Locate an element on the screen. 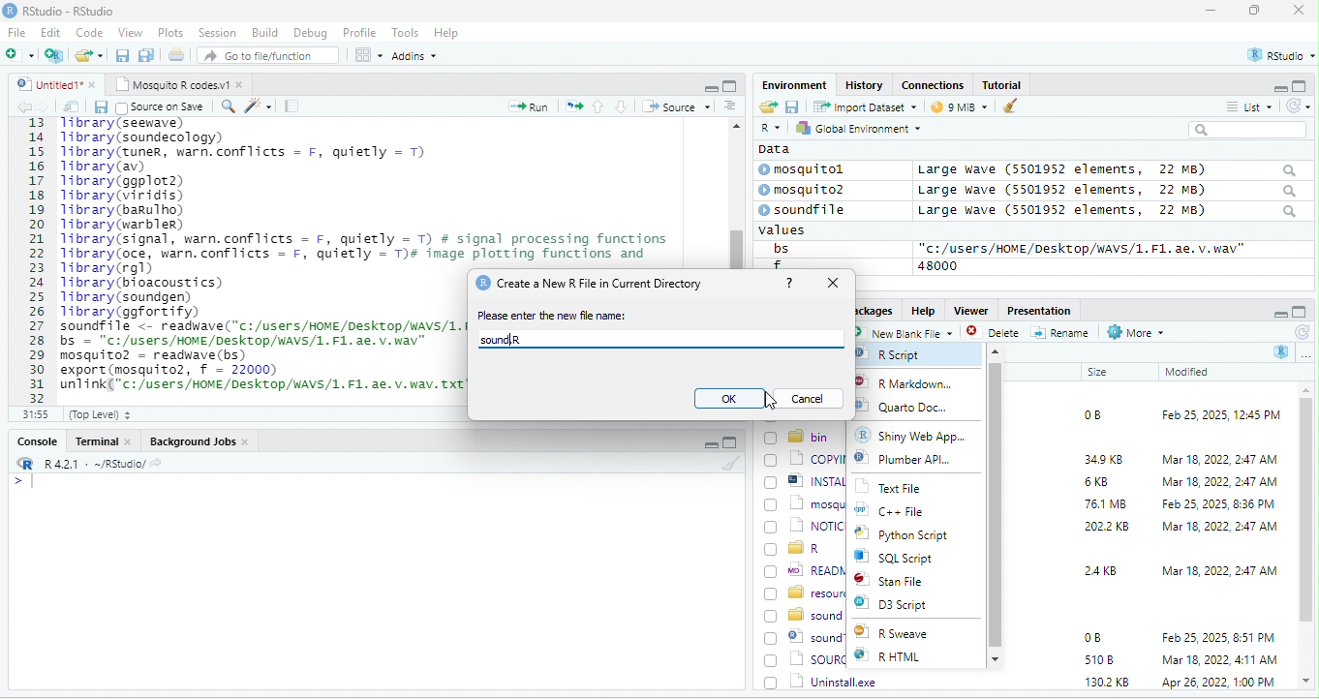  ” Go to file/function is located at coordinates (269, 57).